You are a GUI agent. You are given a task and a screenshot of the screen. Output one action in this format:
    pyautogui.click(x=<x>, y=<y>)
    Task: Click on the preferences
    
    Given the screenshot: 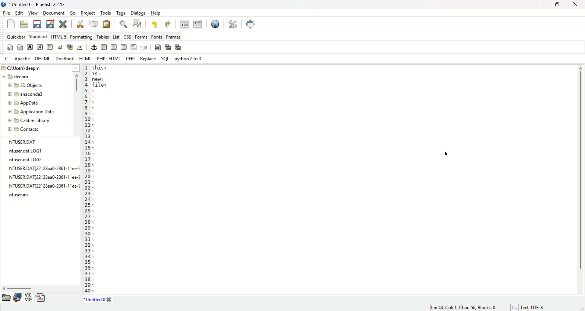 What is the action you would take?
    pyautogui.click(x=232, y=24)
    